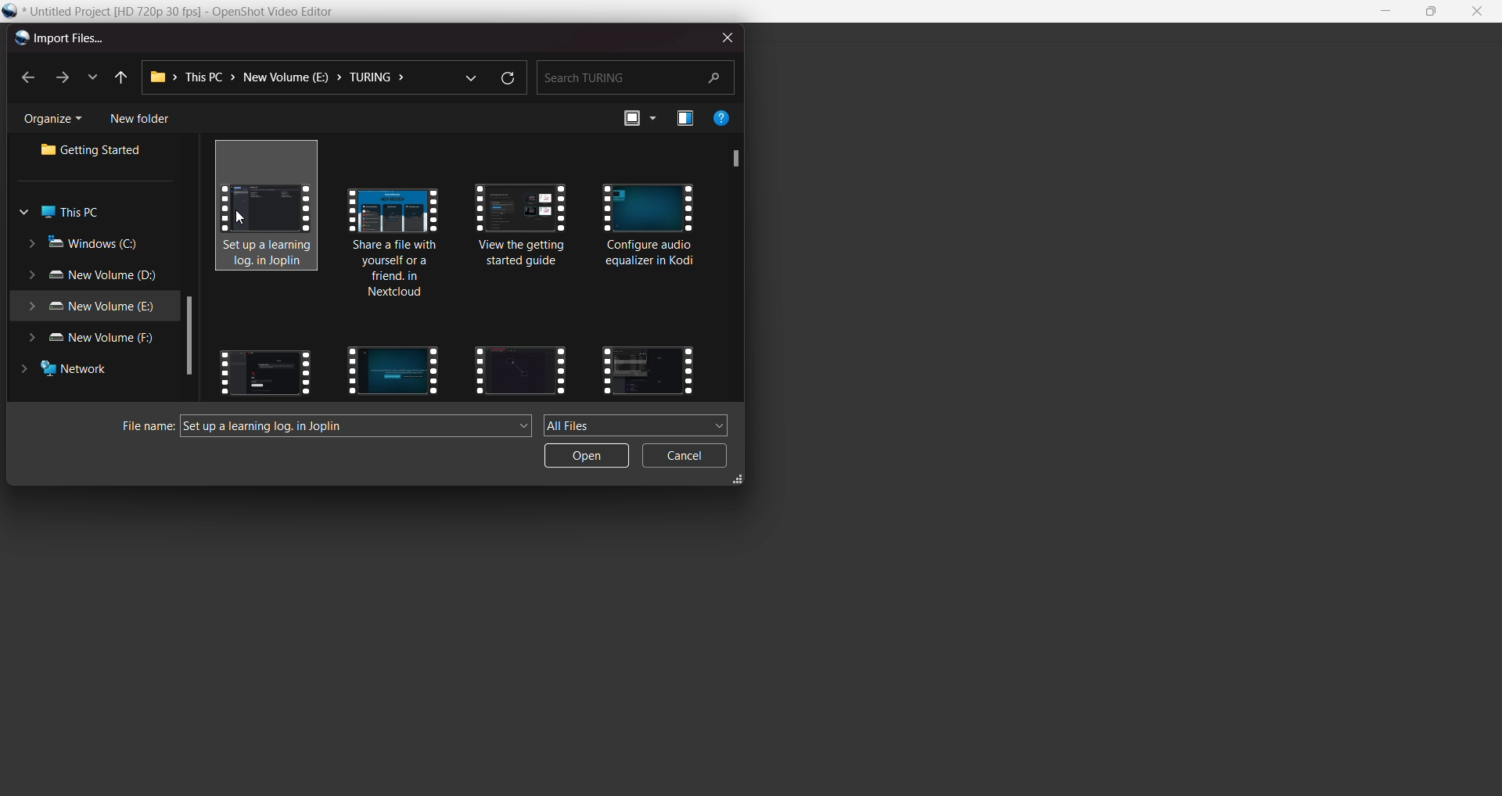 The width and height of the screenshot is (1502, 796). Describe the element at coordinates (141, 427) in the screenshot. I see `file name` at that location.